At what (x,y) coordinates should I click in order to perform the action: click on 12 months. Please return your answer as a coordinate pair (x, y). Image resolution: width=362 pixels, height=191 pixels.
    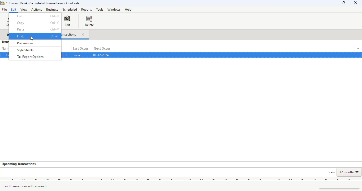
    Looking at the image, I should click on (349, 172).